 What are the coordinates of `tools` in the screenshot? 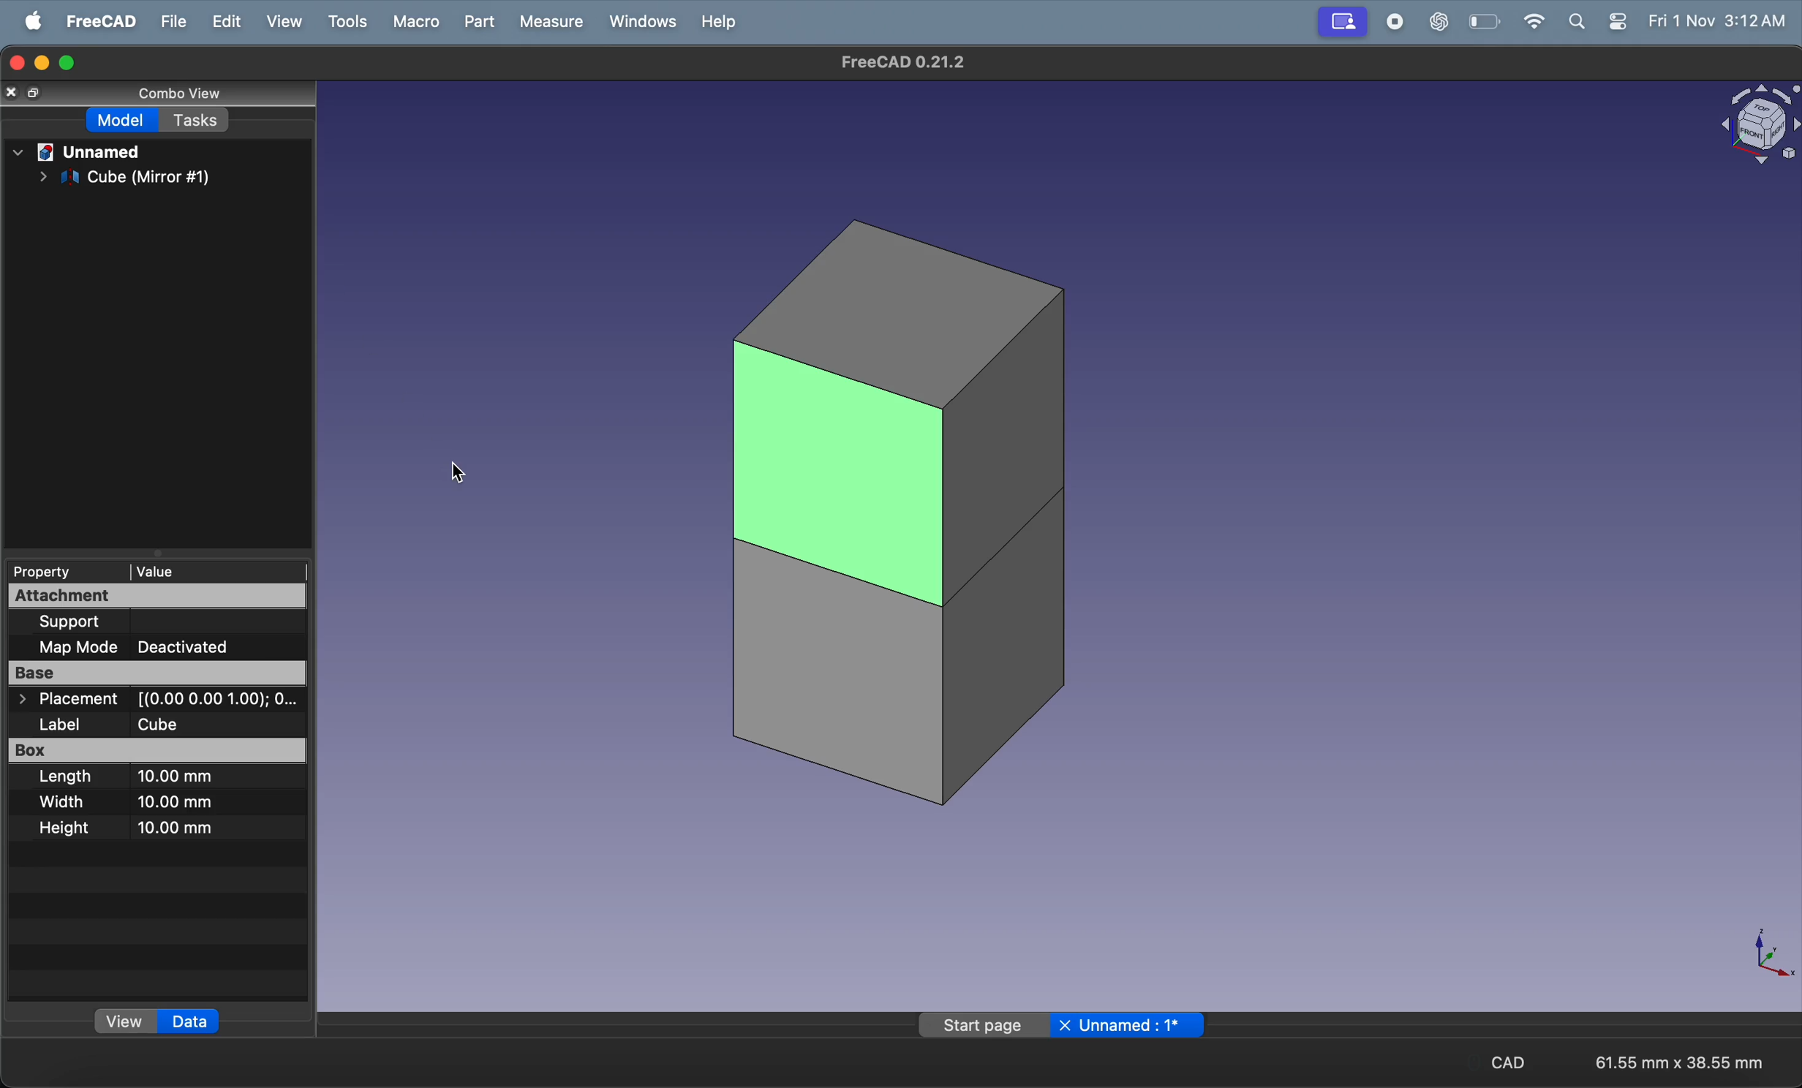 It's located at (347, 20).